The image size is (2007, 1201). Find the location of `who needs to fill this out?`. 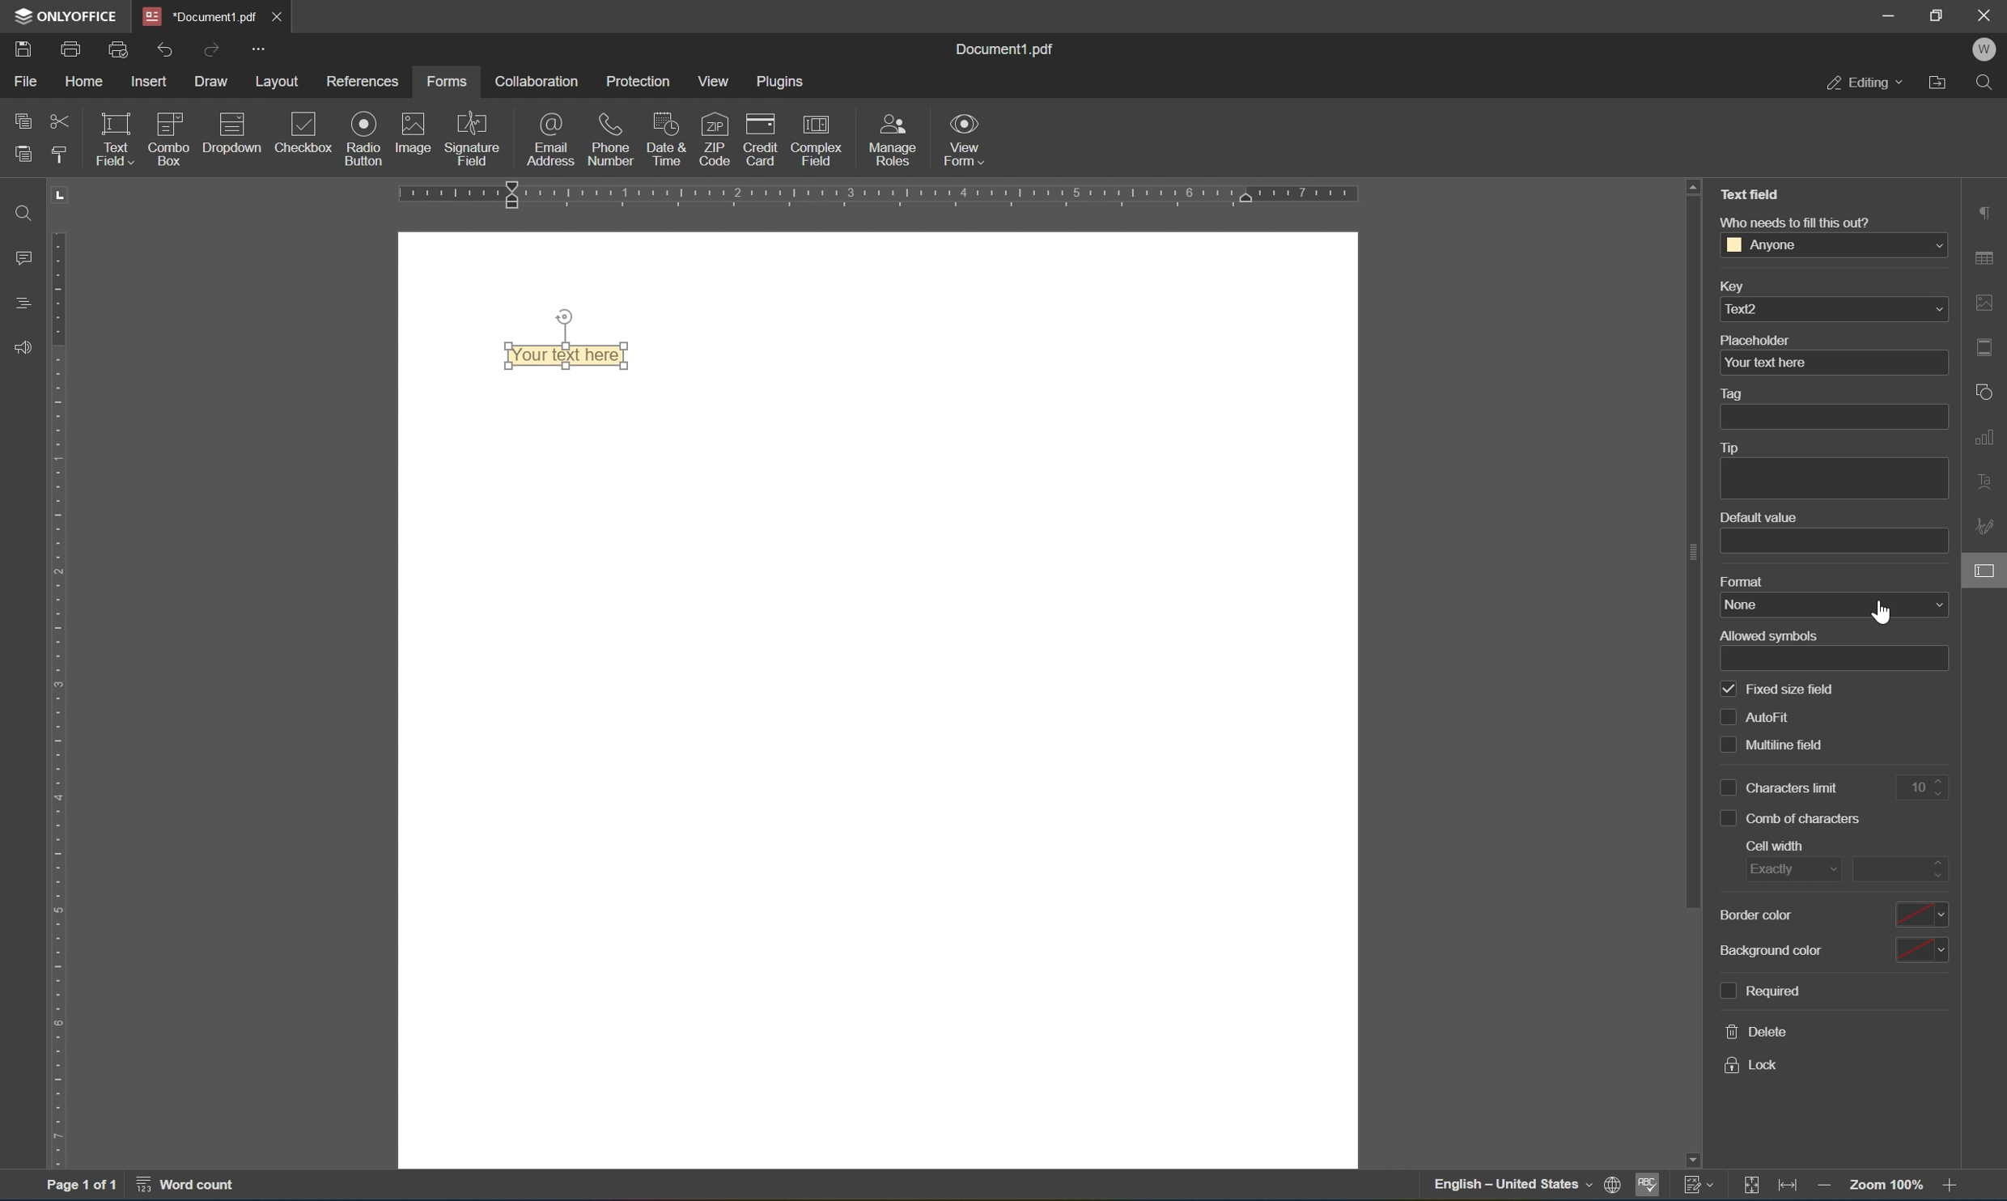

who needs to fill this out? is located at coordinates (1798, 222).